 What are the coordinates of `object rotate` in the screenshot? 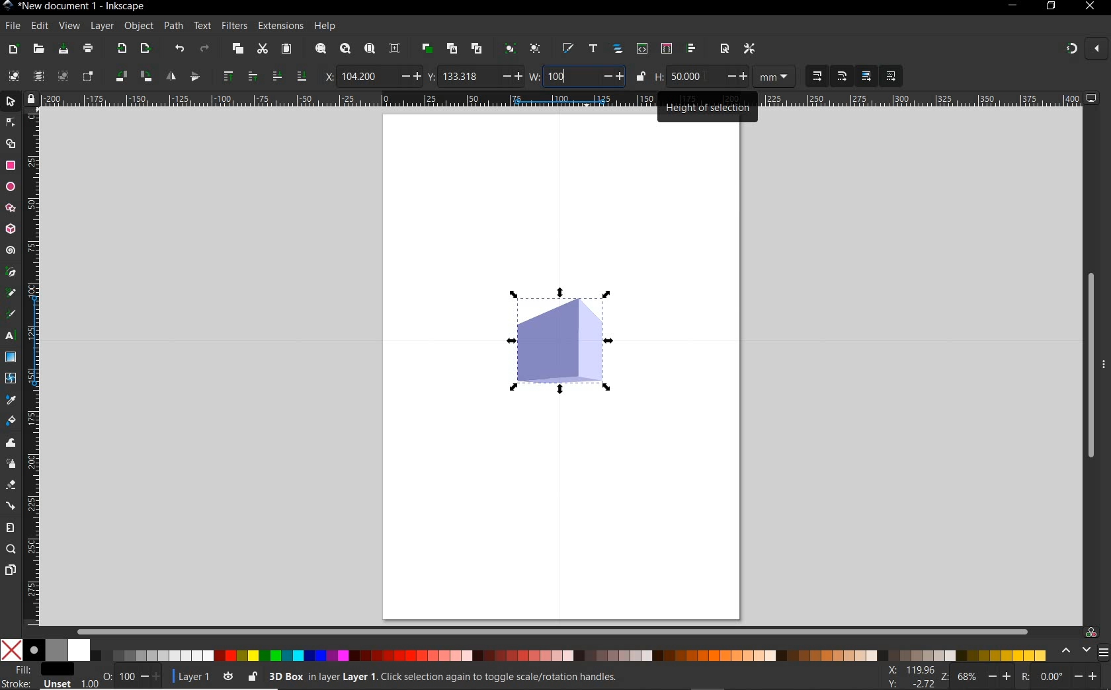 It's located at (145, 76).